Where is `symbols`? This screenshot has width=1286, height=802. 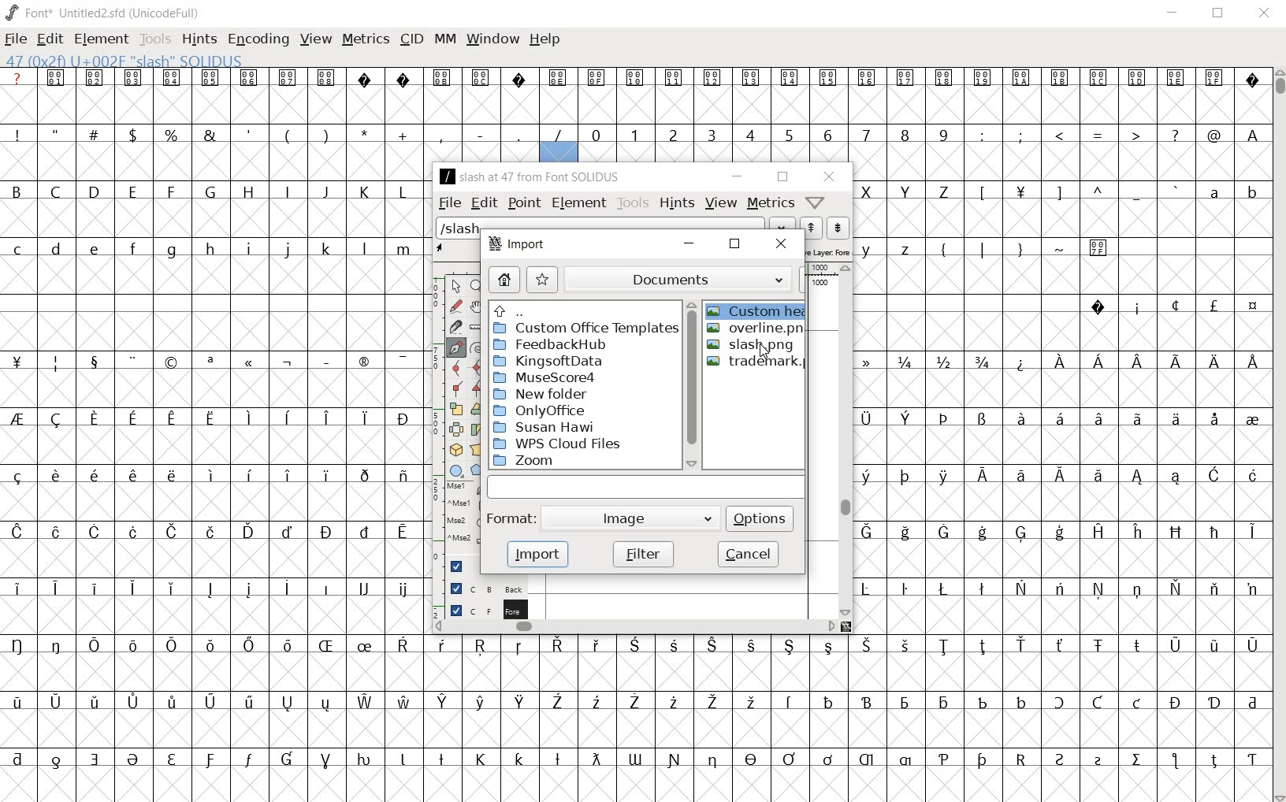 symbols is located at coordinates (1022, 247).